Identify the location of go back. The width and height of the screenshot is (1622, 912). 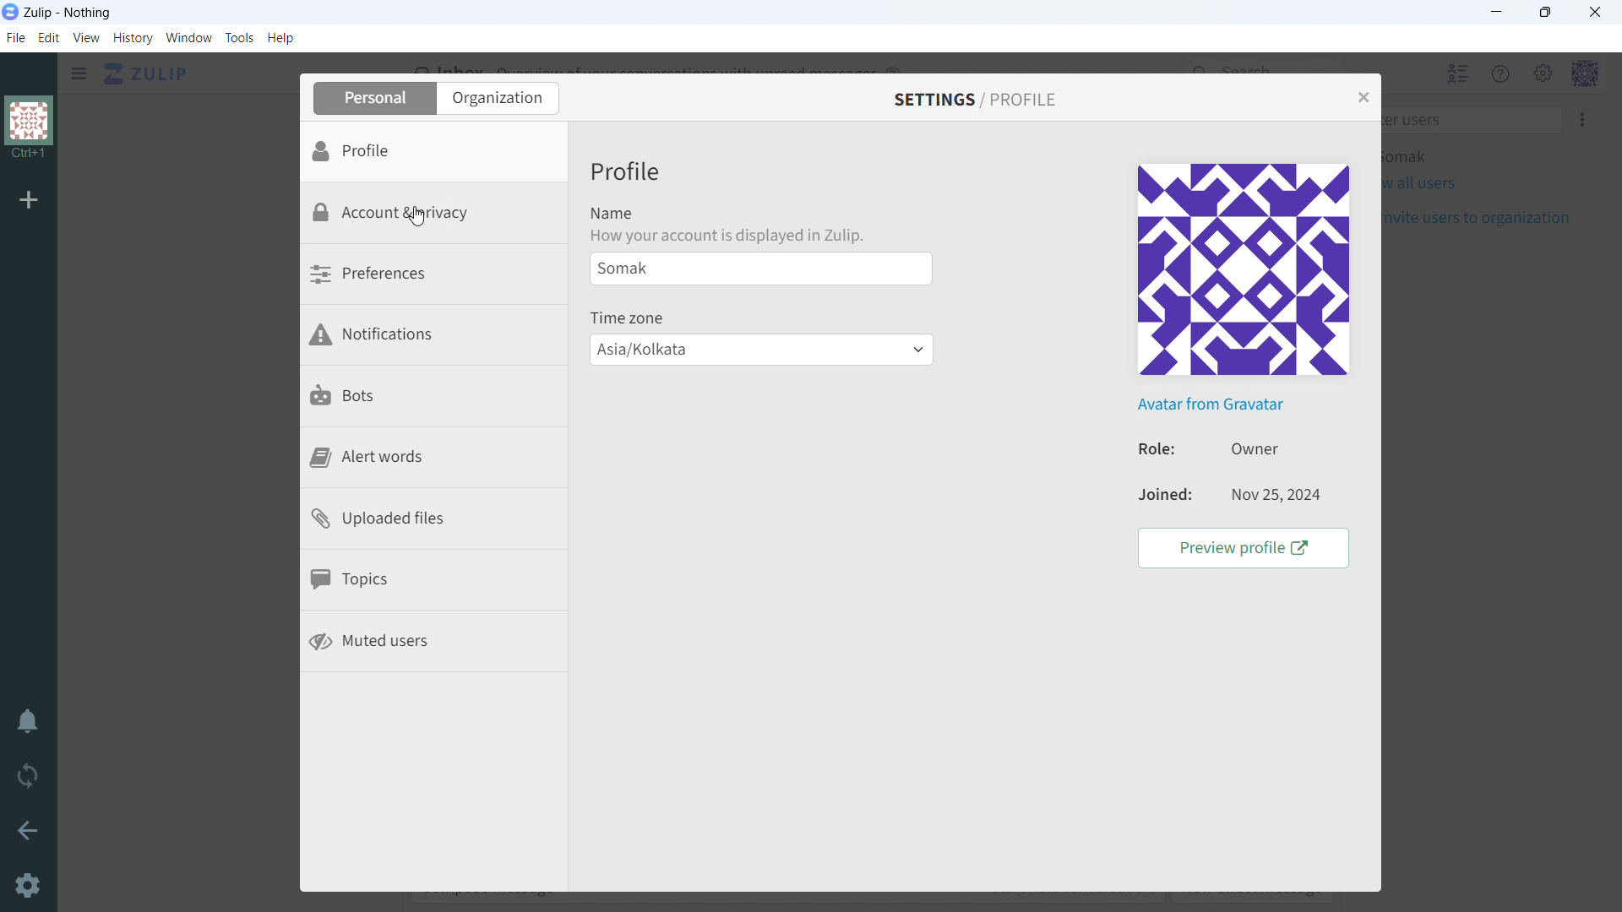
(29, 828).